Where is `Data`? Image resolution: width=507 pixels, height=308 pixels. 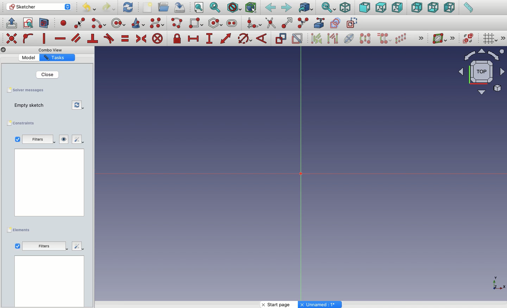
Data is located at coordinates (49, 281).